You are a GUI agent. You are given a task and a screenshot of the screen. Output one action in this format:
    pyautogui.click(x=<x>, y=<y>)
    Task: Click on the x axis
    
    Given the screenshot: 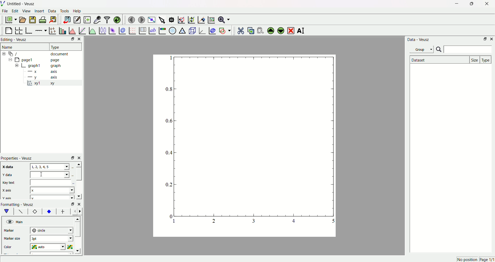 What is the action you would take?
    pyautogui.click(x=44, y=72)
    